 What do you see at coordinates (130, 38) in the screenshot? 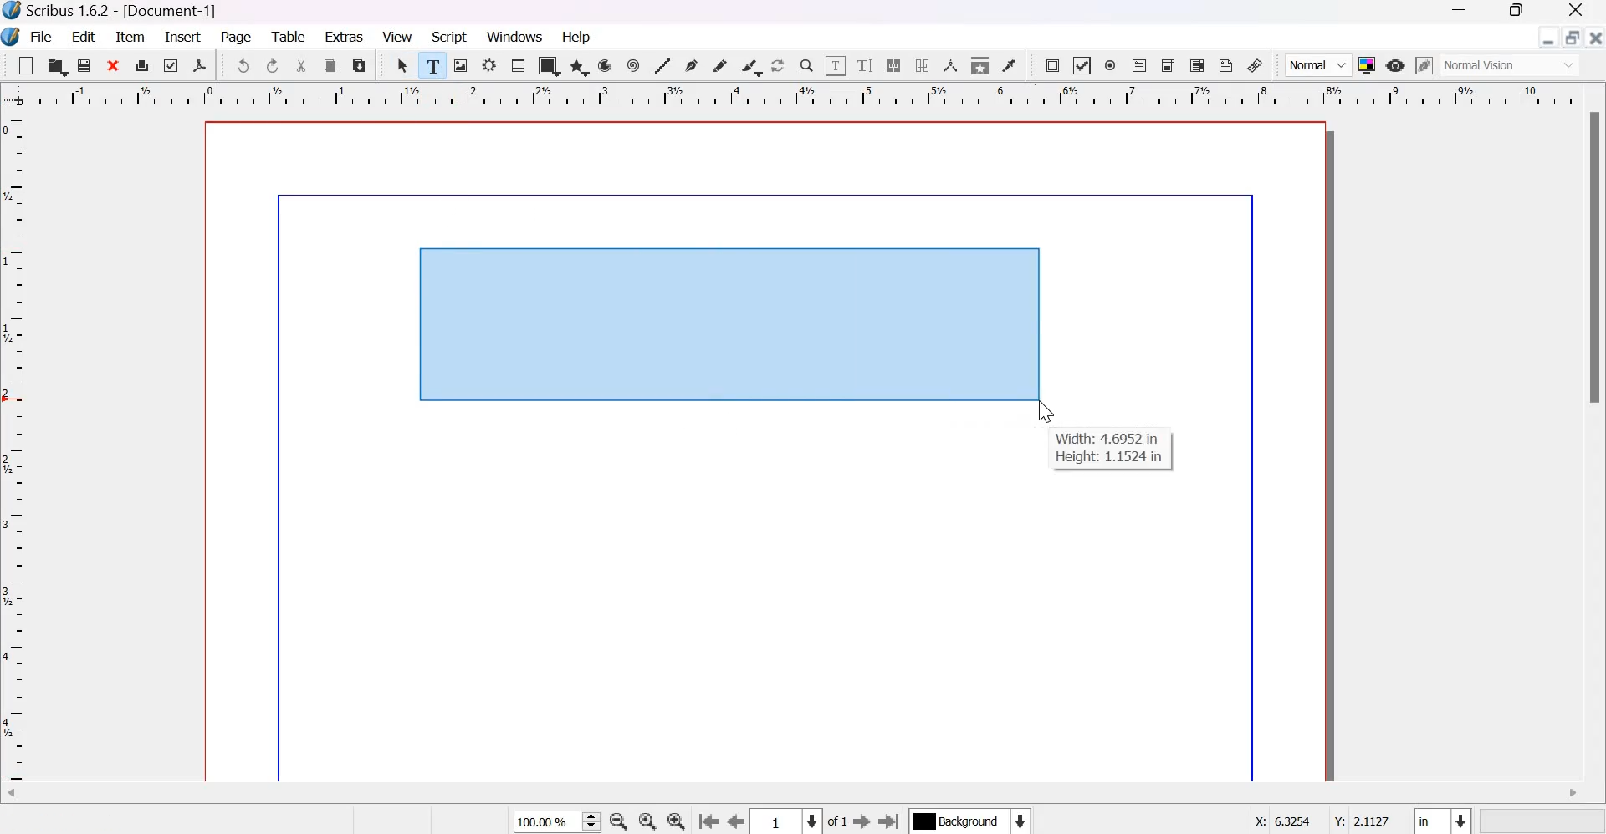
I see `Item` at bounding box center [130, 38].